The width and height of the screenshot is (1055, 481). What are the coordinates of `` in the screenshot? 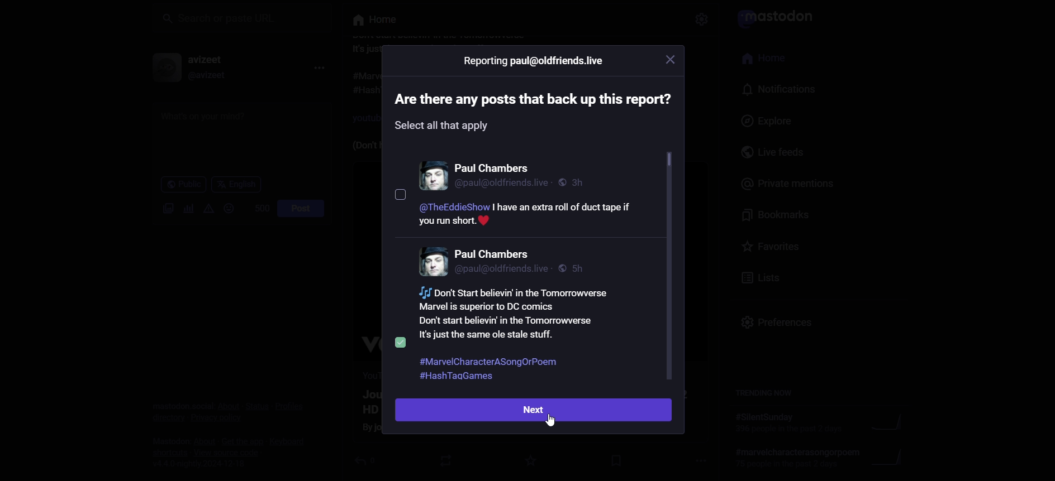 It's located at (504, 183).